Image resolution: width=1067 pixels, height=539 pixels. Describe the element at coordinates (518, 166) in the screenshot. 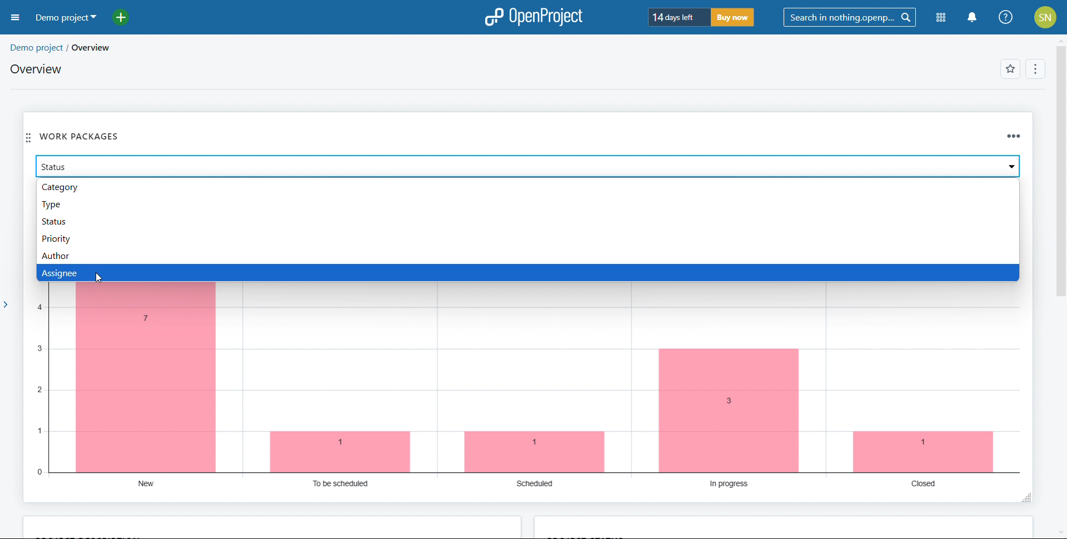

I see `select attribute` at that location.